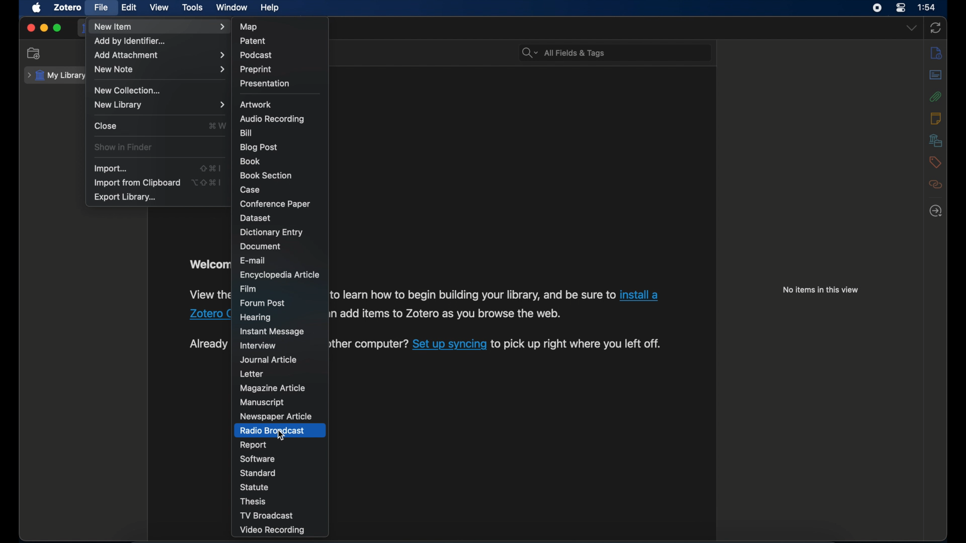 This screenshot has height=543, width=966. I want to click on option + shift + command + I, so click(206, 183).